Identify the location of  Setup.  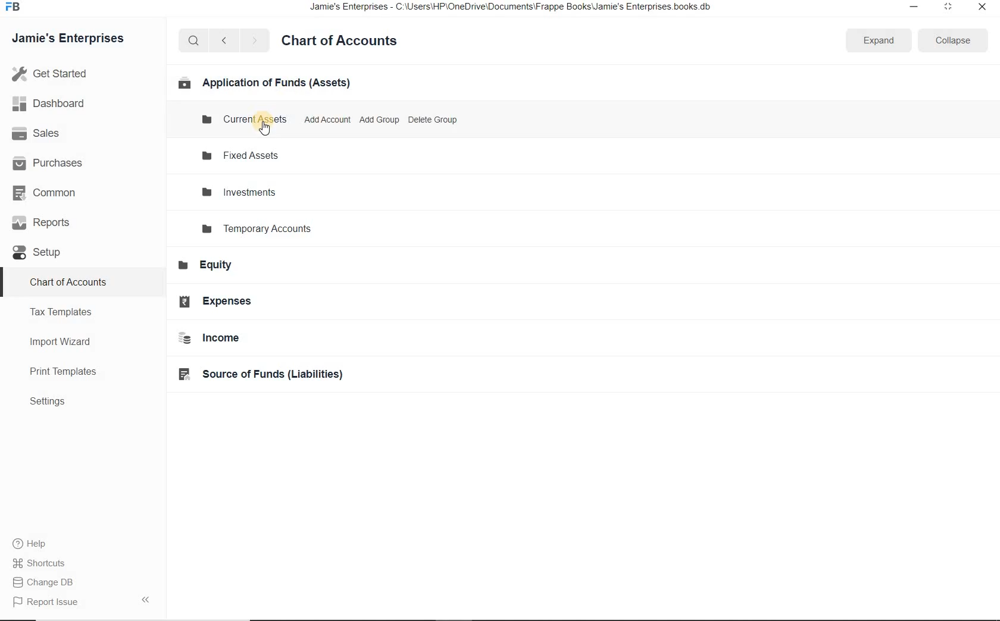
(45, 253).